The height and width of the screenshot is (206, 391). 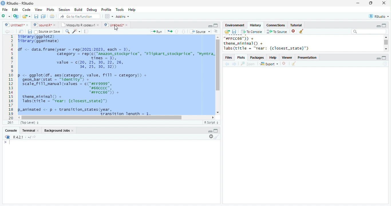 What do you see at coordinates (19, 118) in the screenshot?
I see `scroll right` at bounding box center [19, 118].